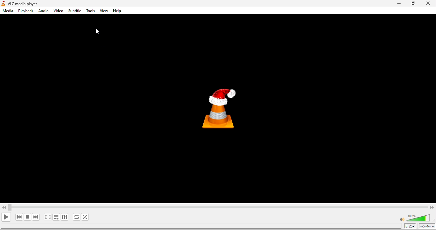  I want to click on toggle playlist, so click(56, 218).